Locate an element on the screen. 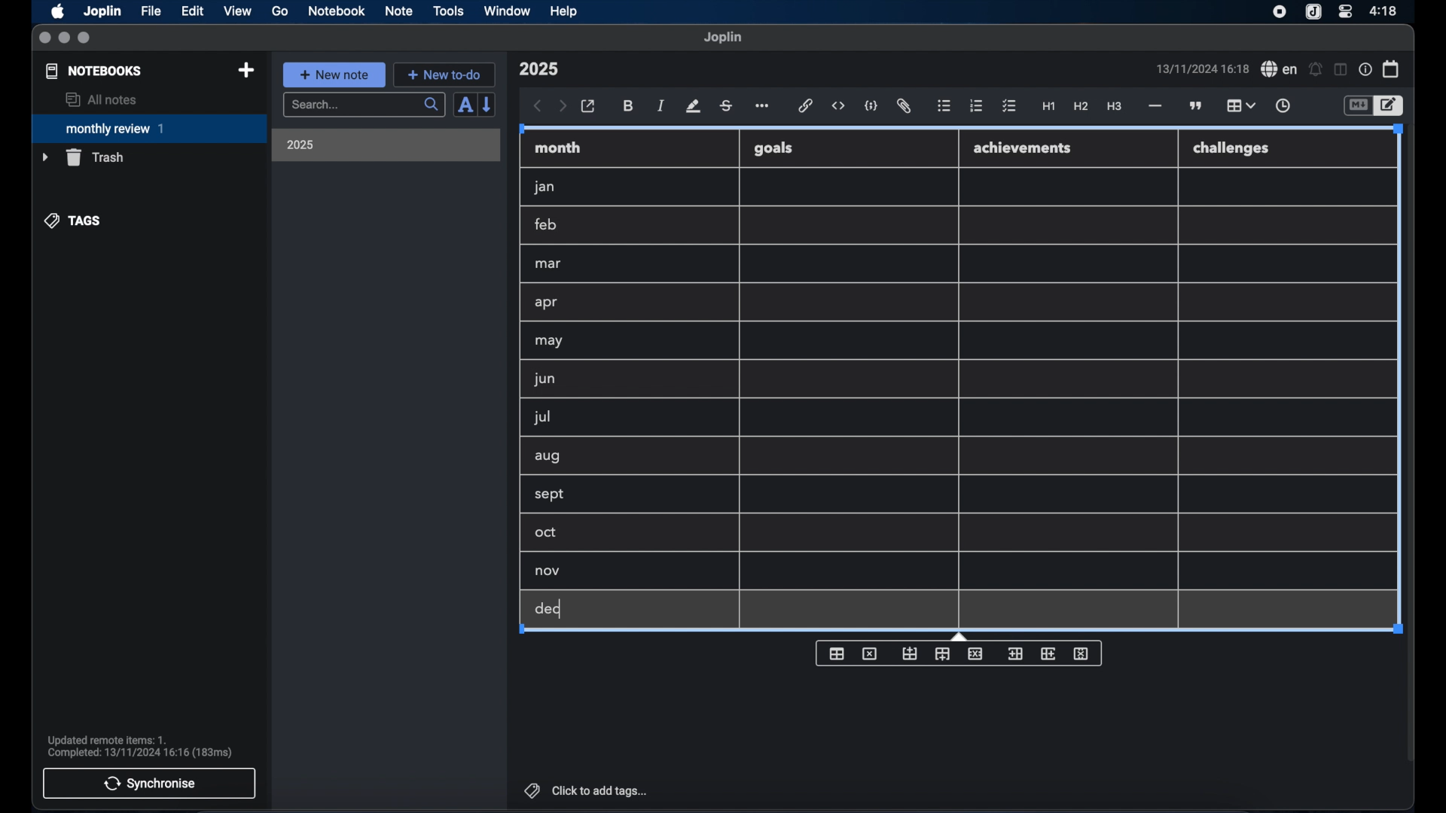 The height and width of the screenshot is (813, 1446). time is located at coordinates (1385, 11).